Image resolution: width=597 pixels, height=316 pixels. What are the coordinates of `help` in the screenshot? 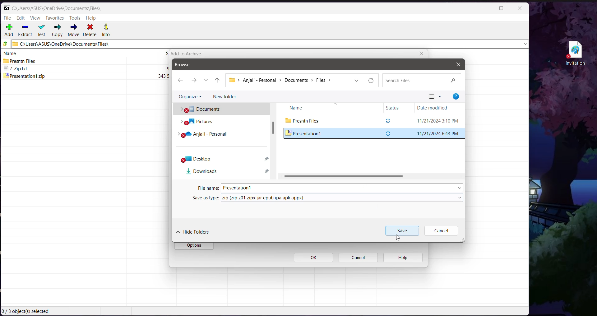 It's located at (402, 258).